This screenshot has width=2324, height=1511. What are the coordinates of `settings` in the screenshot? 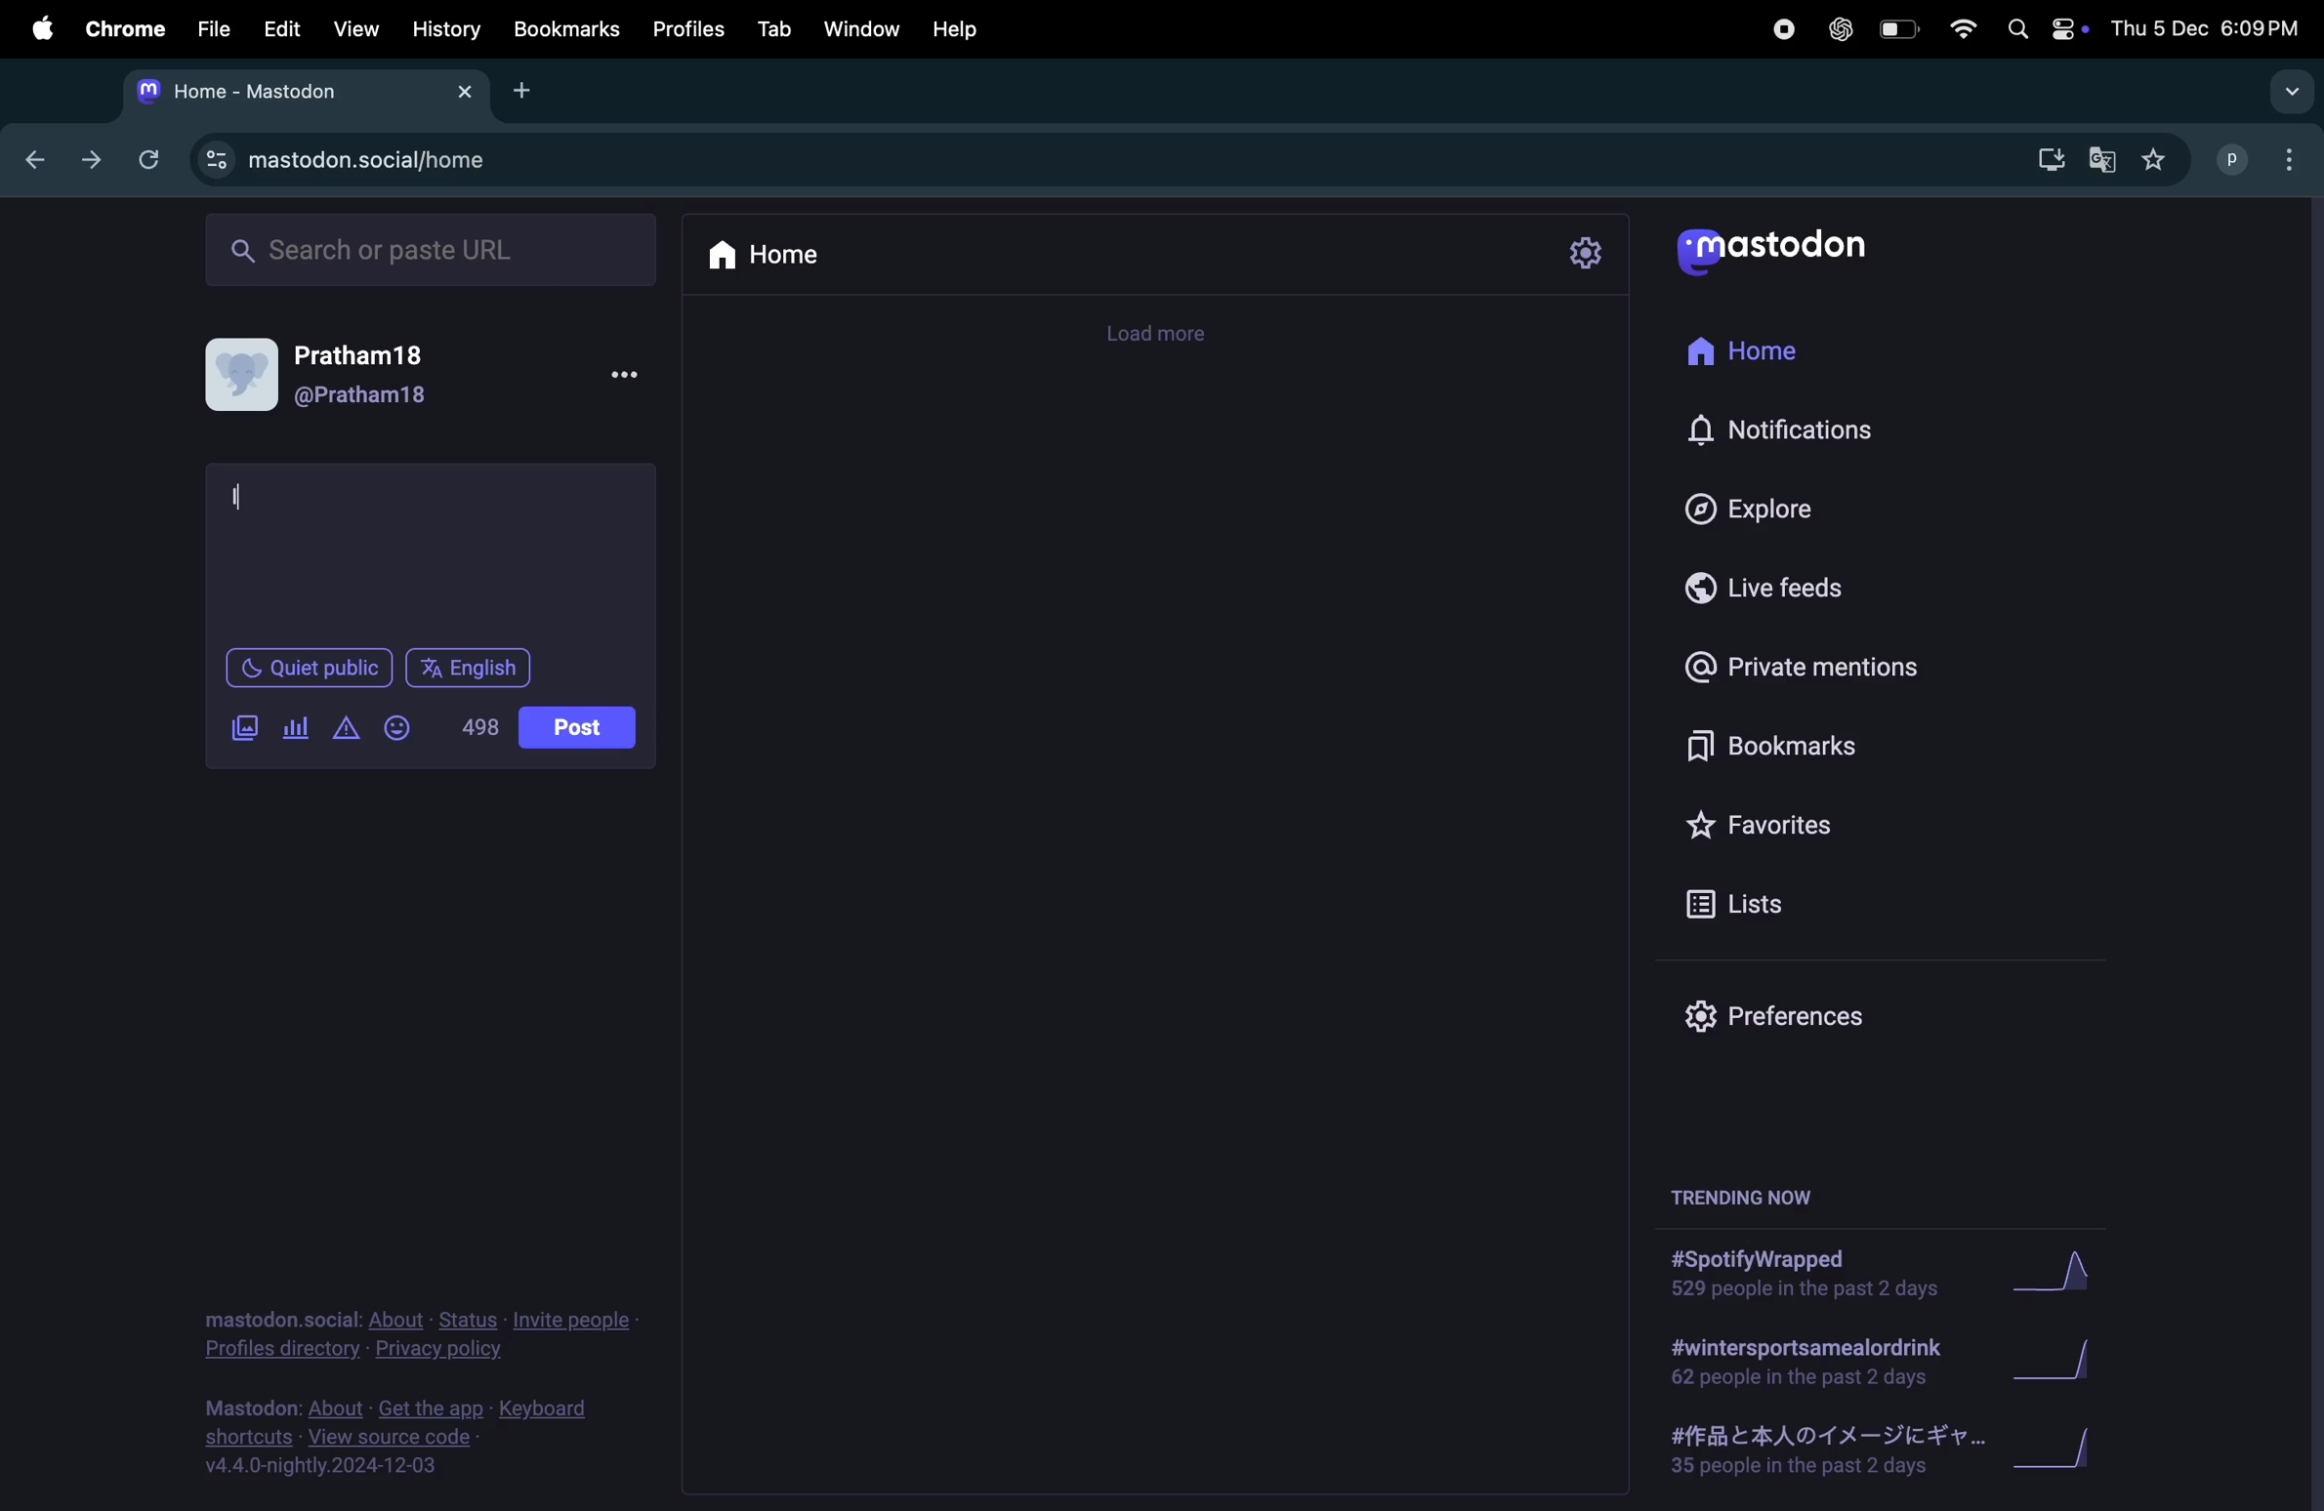 It's located at (1584, 256).